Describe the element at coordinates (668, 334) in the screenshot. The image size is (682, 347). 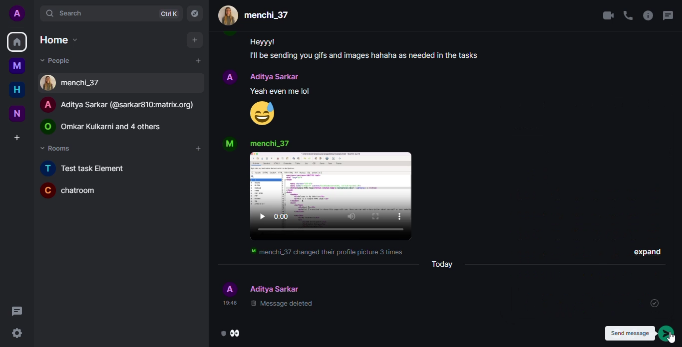
I see `send` at that location.